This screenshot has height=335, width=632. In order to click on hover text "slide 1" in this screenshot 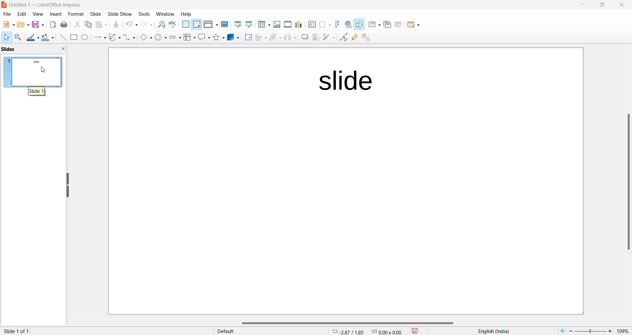, I will do `click(36, 92)`.